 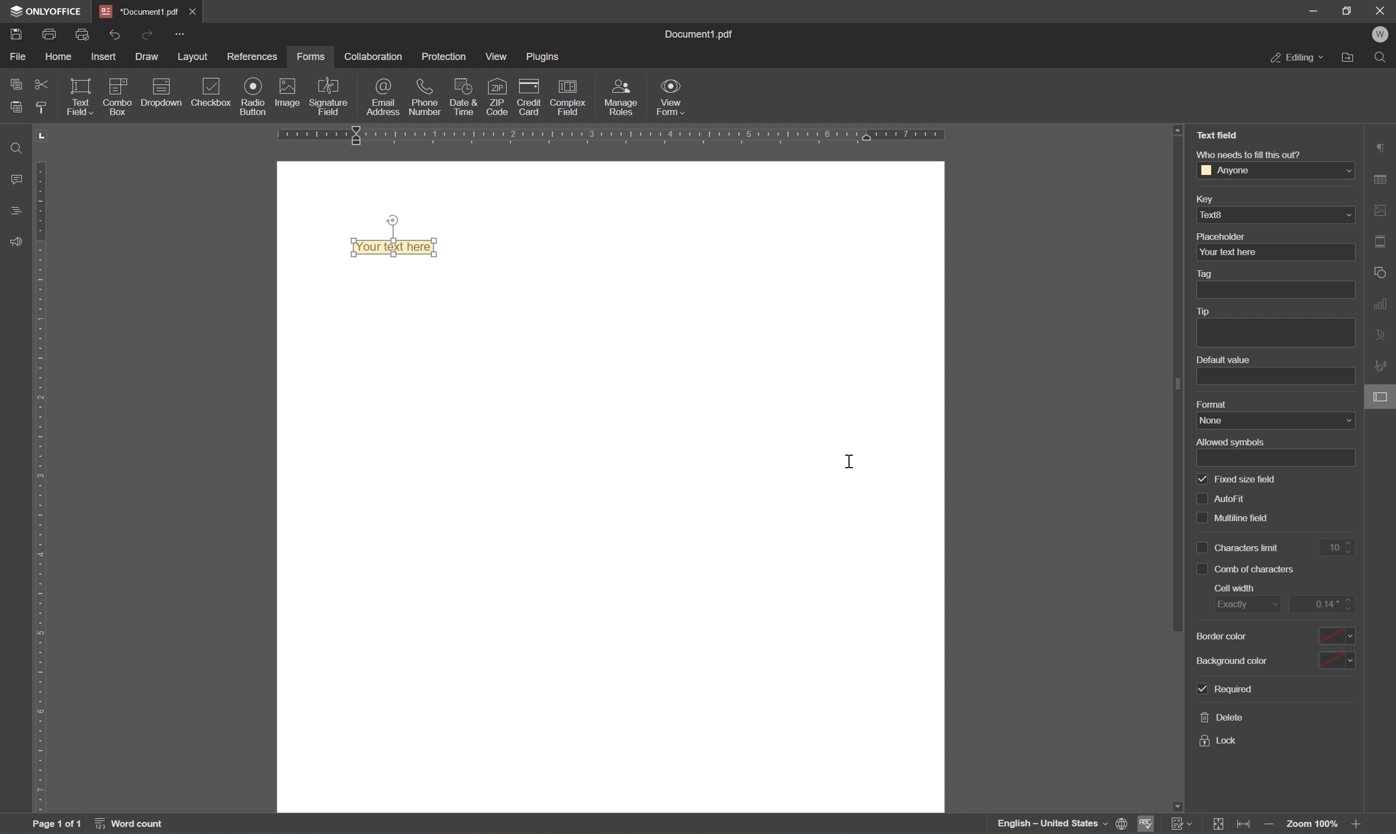 I want to click on save, so click(x=18, y=35).